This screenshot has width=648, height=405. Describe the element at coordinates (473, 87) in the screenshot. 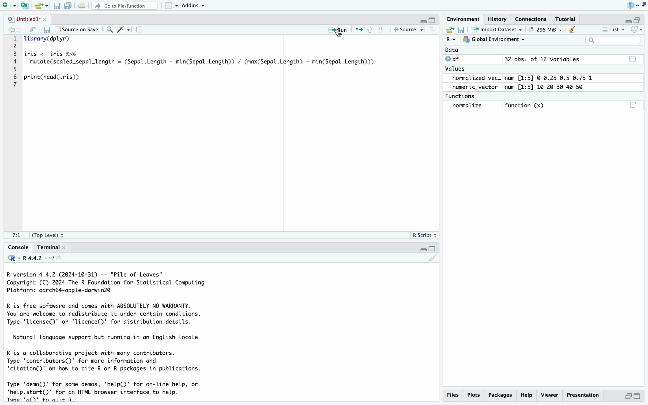

I see `Numeric_Vector` at that location.